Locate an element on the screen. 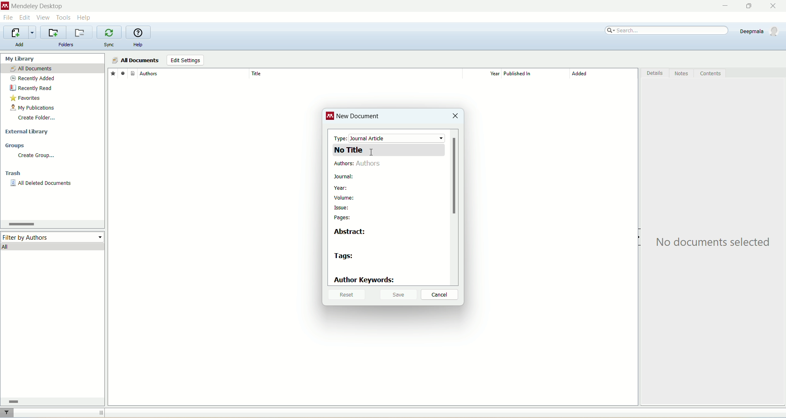 Image resolution: width=786 pixels, height=418 pixels. published in is located at coordinates (532, 74).